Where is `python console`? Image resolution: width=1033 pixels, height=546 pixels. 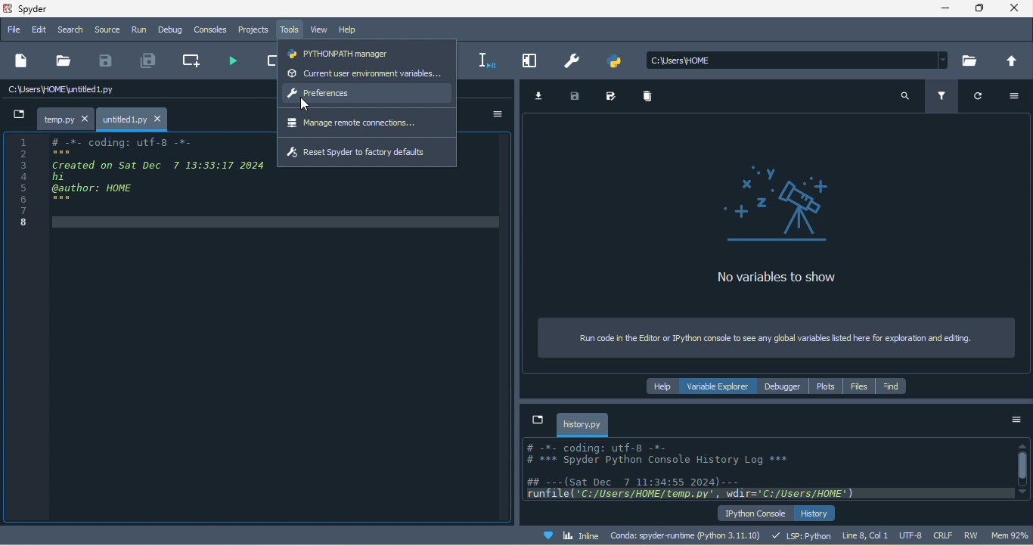 python console is located at coordinates (753, 513).